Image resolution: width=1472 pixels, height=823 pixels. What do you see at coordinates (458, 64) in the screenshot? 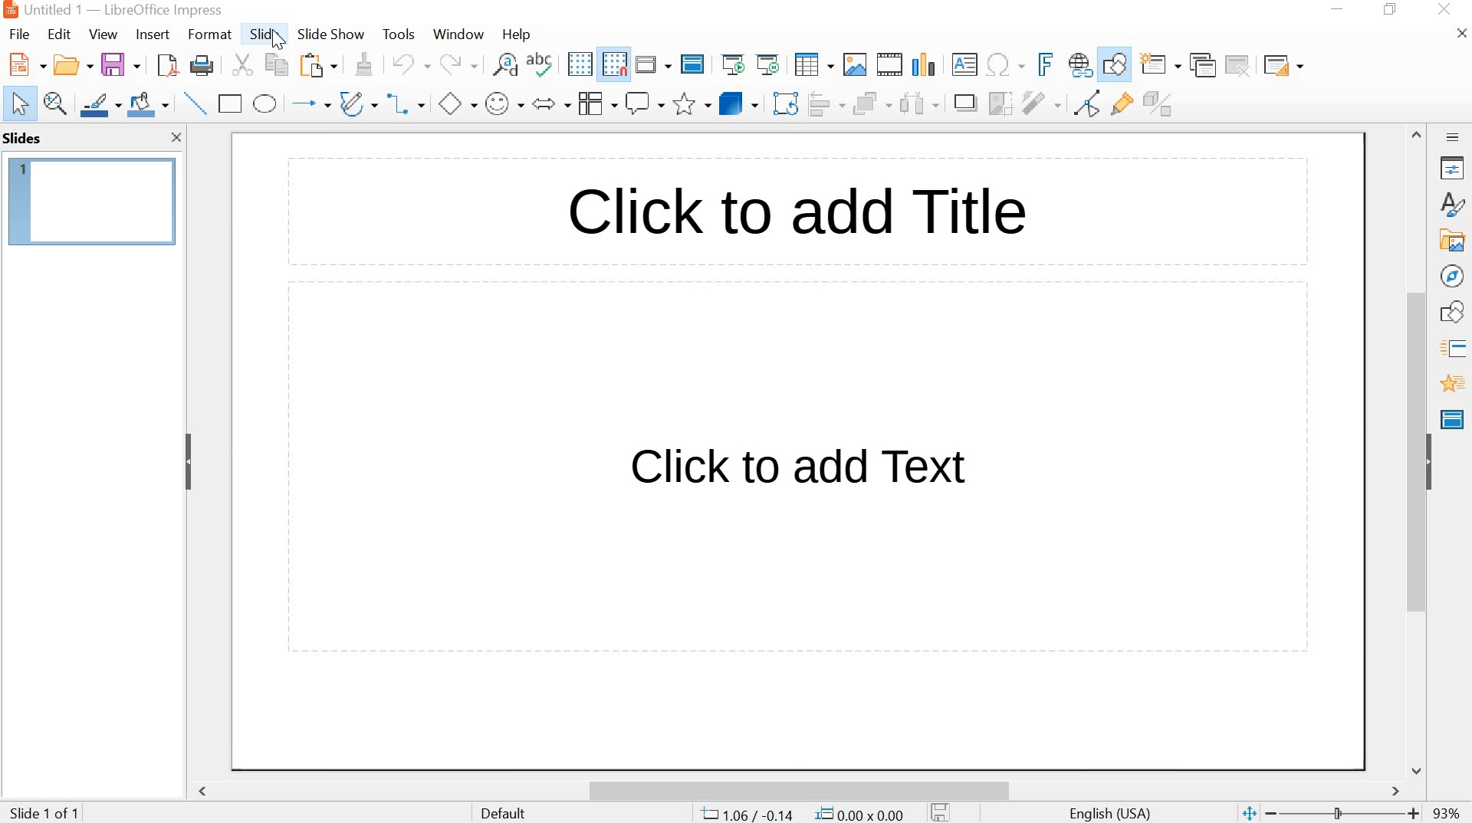
I see `REDO` at bounding box center [458, 64].